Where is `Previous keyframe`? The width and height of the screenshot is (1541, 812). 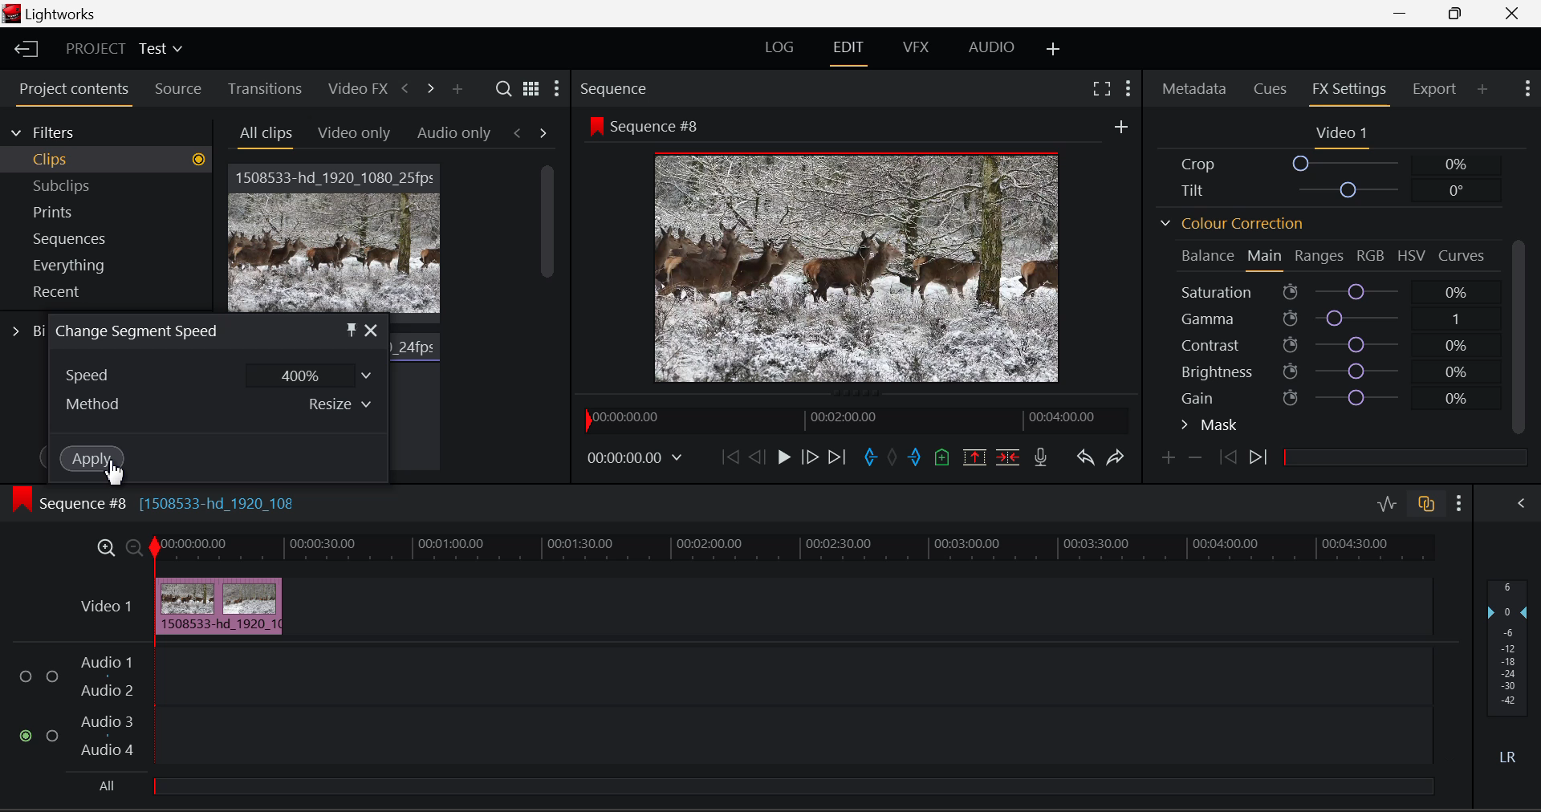 Previous keyframe is located at coordinates (1225, 459).